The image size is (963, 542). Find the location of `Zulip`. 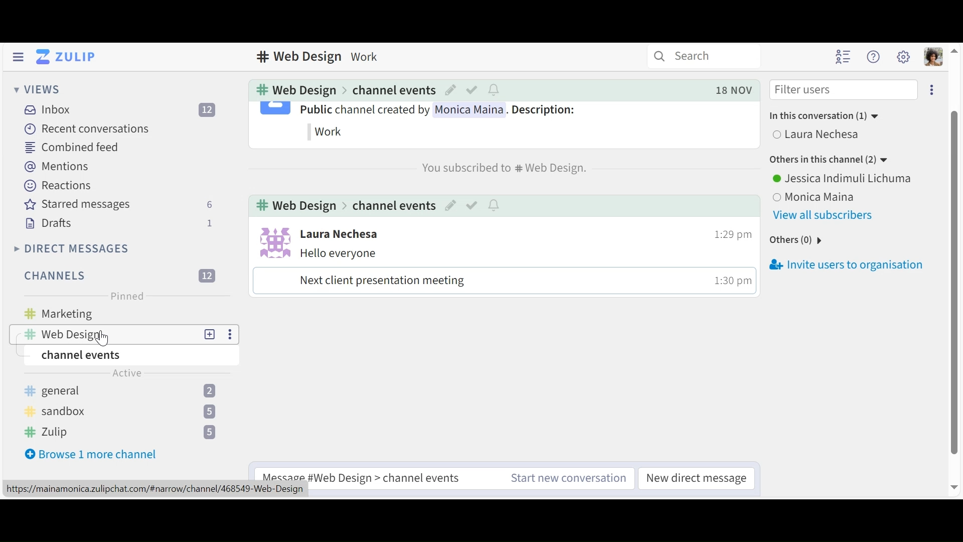

Zulip is located at coordinates (122, 434).